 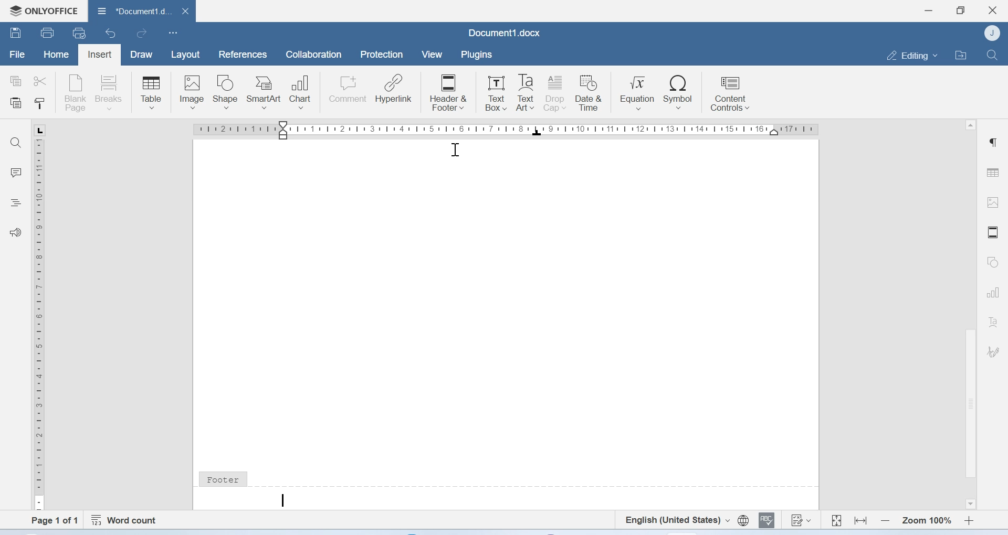 I want to click on Date & Time, so click(x=591, y=93).